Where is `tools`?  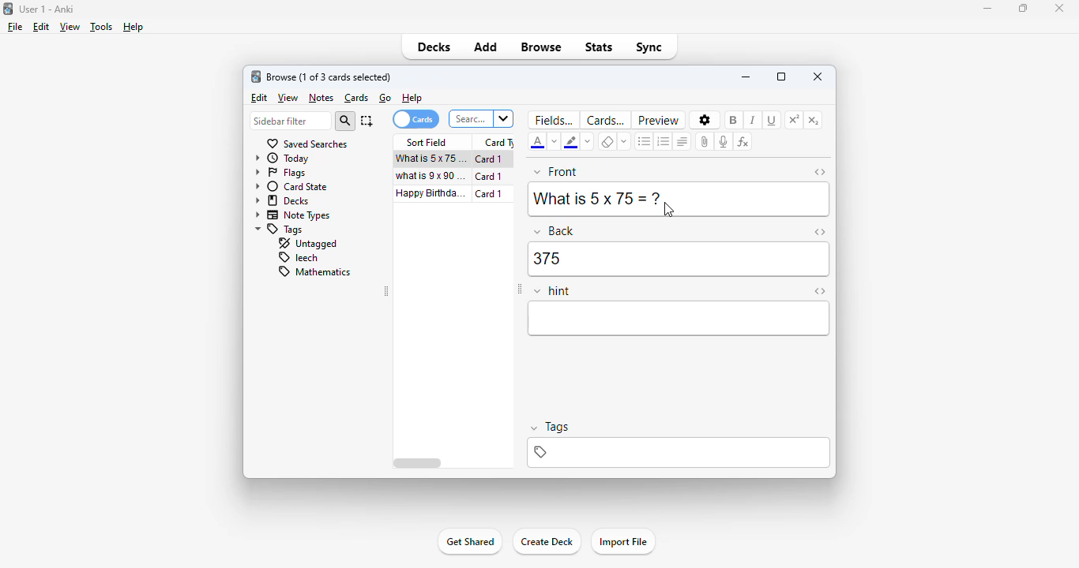 tools is located at coordinates (103, 27).